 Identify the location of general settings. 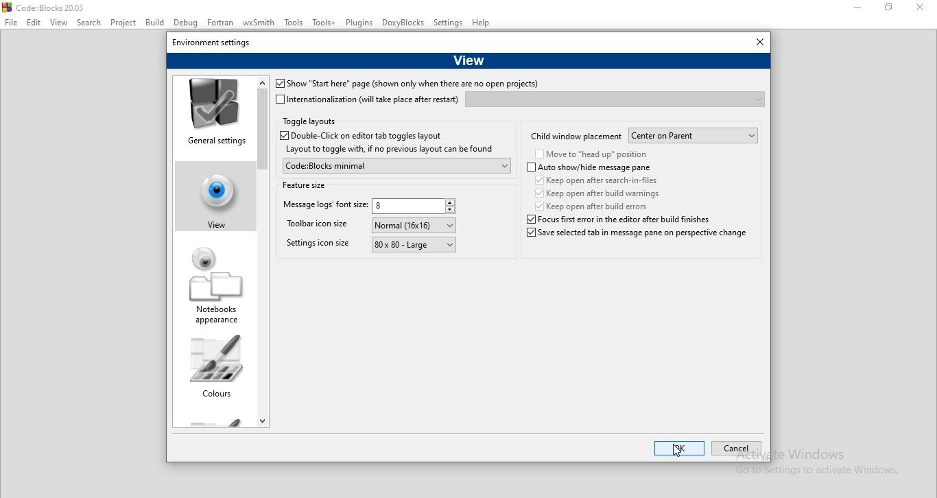
(214, 114).